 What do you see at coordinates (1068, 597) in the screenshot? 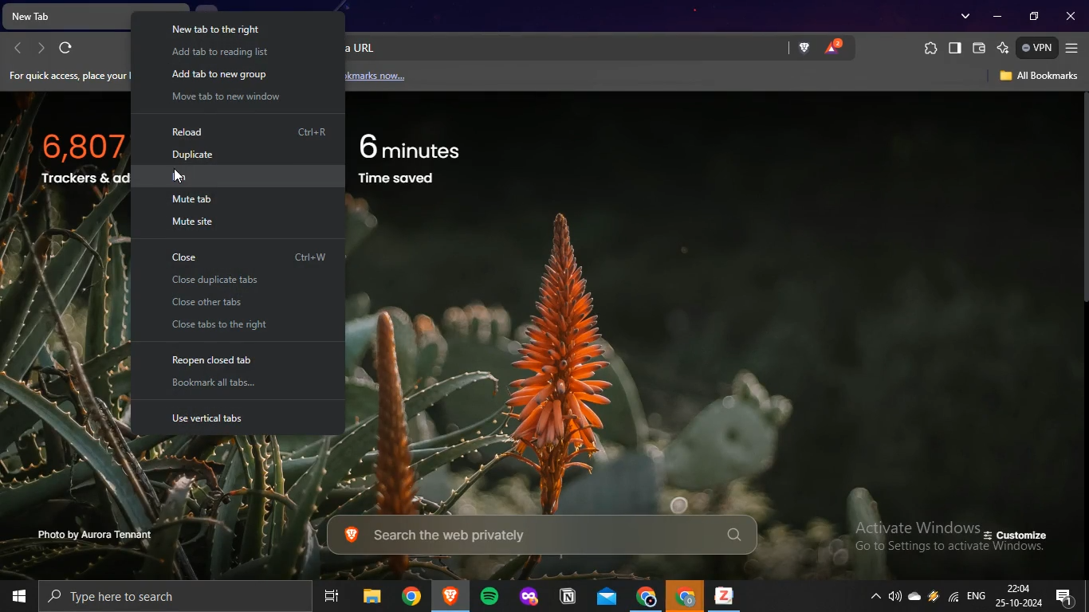
I see `notifications` at bounding box center [1068, 597].